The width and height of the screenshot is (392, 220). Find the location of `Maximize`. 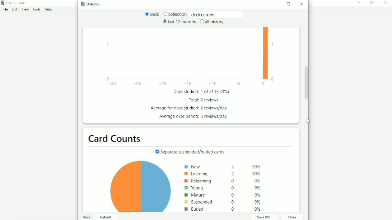

Maximize is located at coordinates (289, 4).